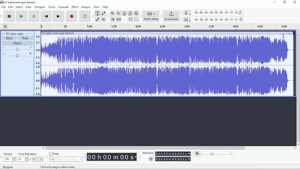 The width and height of the screenshot is (300, 169). I want to click on Close, so click(295, 2).